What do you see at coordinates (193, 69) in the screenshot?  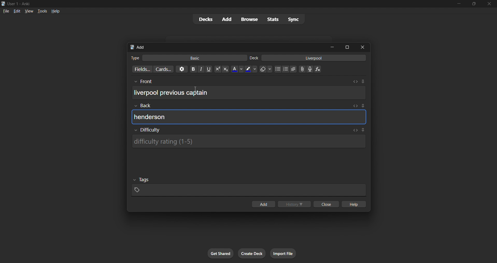 I see `Bold` at bounding box center [193, 69].